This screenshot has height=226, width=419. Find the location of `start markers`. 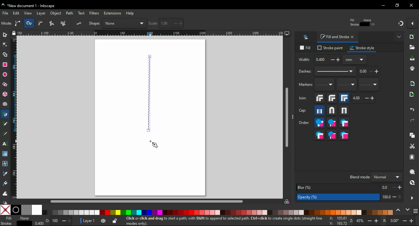

start markers is located at coordinates (324, 85).